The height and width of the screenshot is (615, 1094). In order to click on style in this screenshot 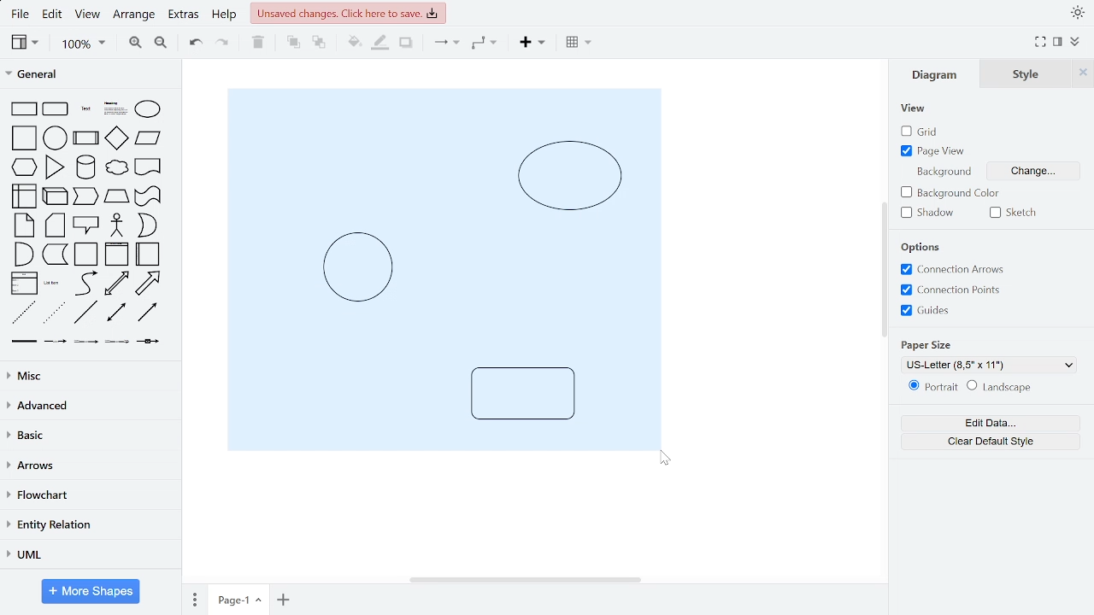, I will do `click(1030, 73)`.